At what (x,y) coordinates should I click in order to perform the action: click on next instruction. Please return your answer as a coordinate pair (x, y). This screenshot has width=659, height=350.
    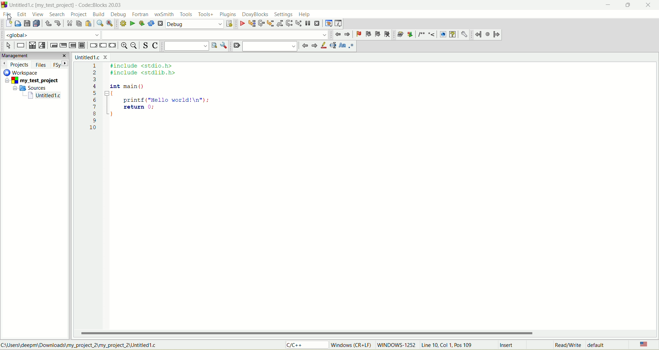
    Looking at the image, I should click on (289, 23).